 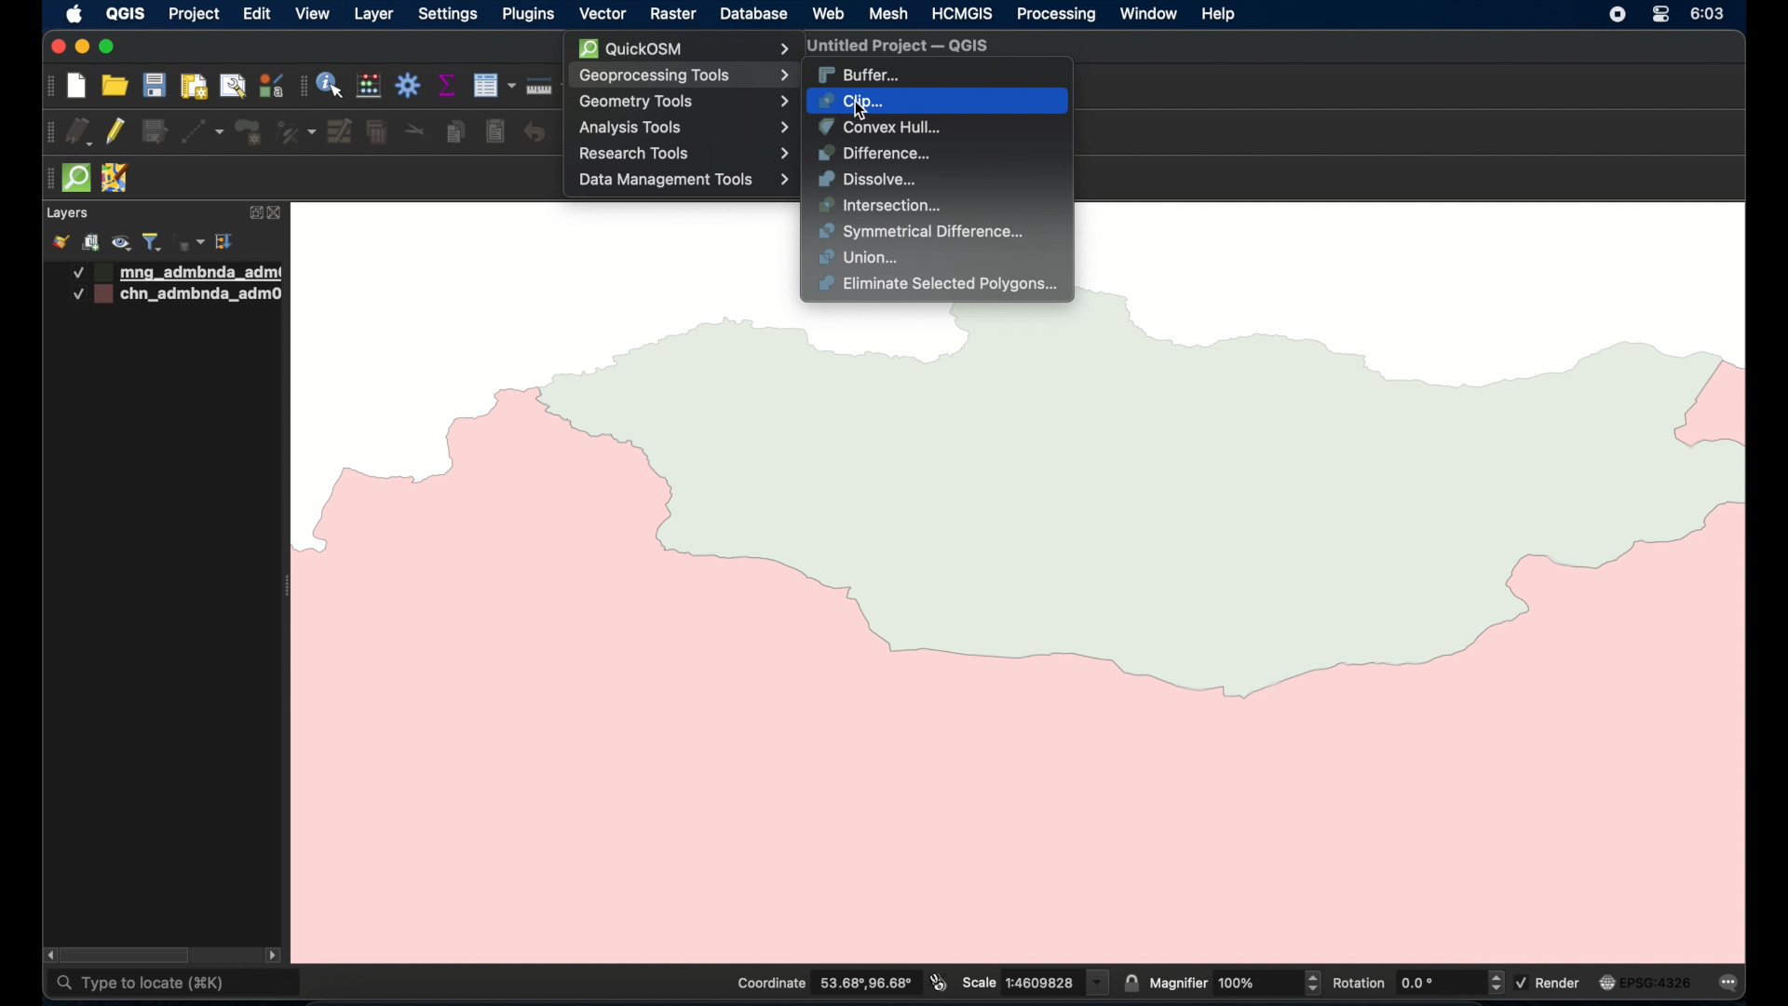 I want to click on geoprocessing tools, so click(x=684, y=75).